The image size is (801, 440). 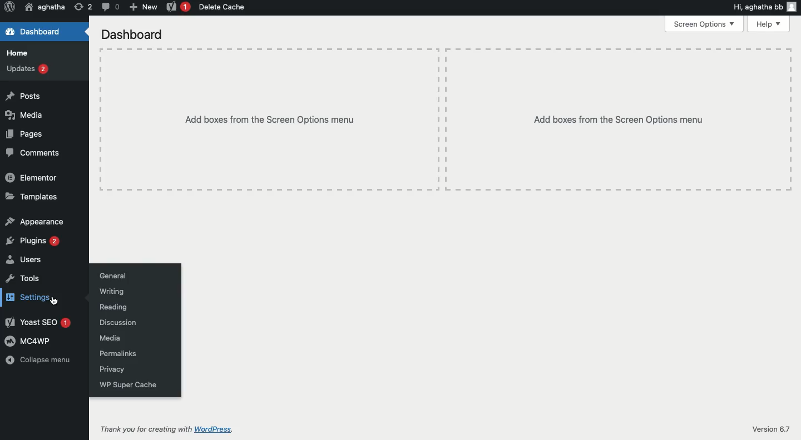 What do you see at coordinates (81, 8) in the screenshot?
I see `Revision` at bounding box center [81, 8].